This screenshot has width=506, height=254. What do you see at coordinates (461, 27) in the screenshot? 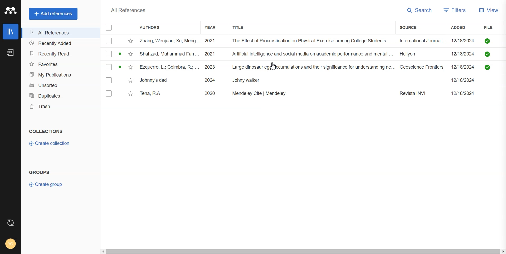
I see `Added` at bounding box center [461, 27].